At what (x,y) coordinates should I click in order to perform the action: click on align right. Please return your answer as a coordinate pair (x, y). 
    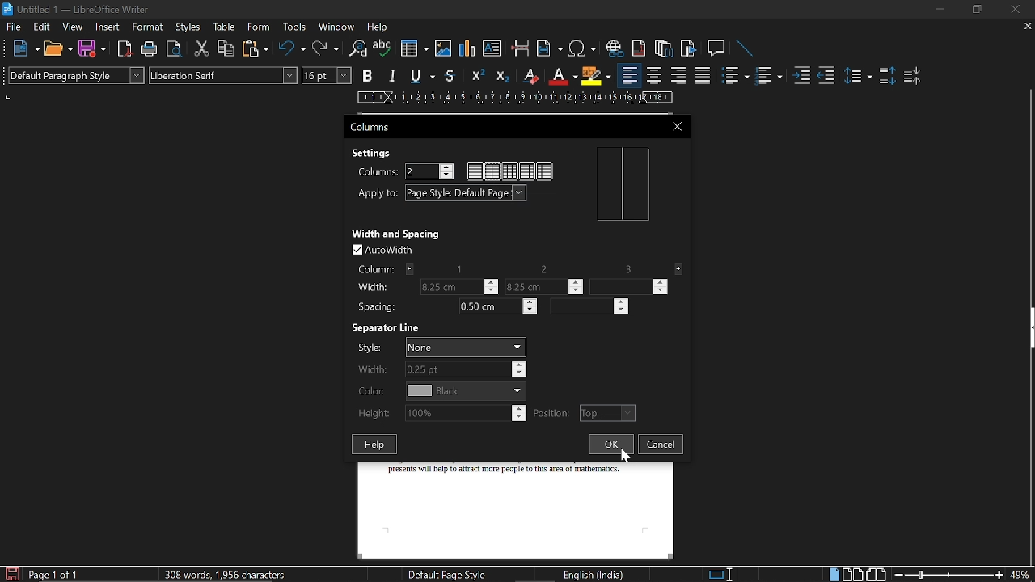
    Looking at the image, I should click on (678, 74).